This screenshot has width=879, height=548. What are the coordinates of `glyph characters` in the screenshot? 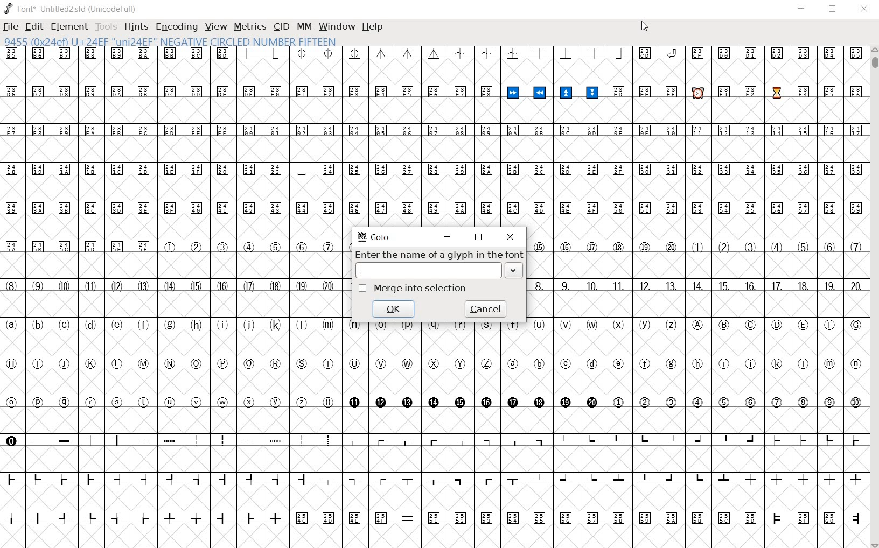 It's located at (606, 136).